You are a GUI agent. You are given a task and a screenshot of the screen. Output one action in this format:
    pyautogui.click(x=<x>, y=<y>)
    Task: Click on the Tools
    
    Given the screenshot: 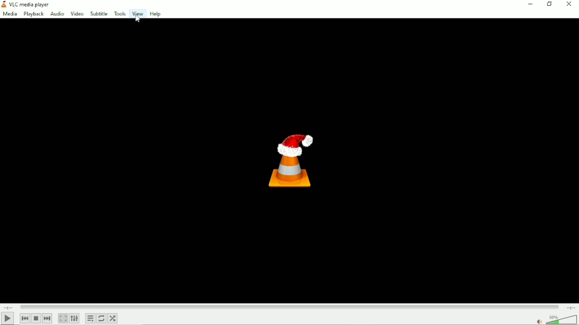 What is the action you would take?
    pyautogui.click(x=120, y=14)
    